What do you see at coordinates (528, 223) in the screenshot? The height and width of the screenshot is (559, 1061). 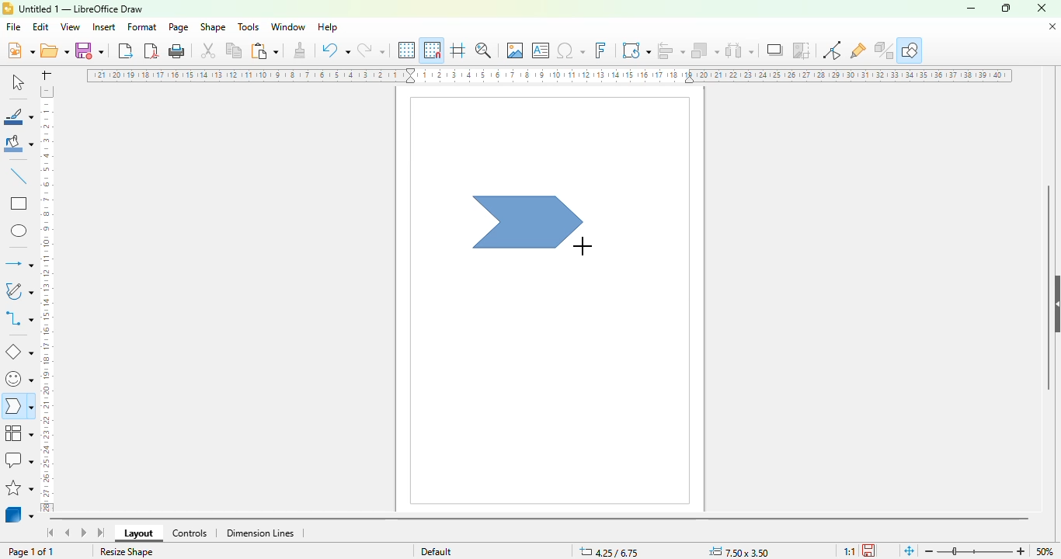 I see `chevron arrow` at bounding box center [528, 223].